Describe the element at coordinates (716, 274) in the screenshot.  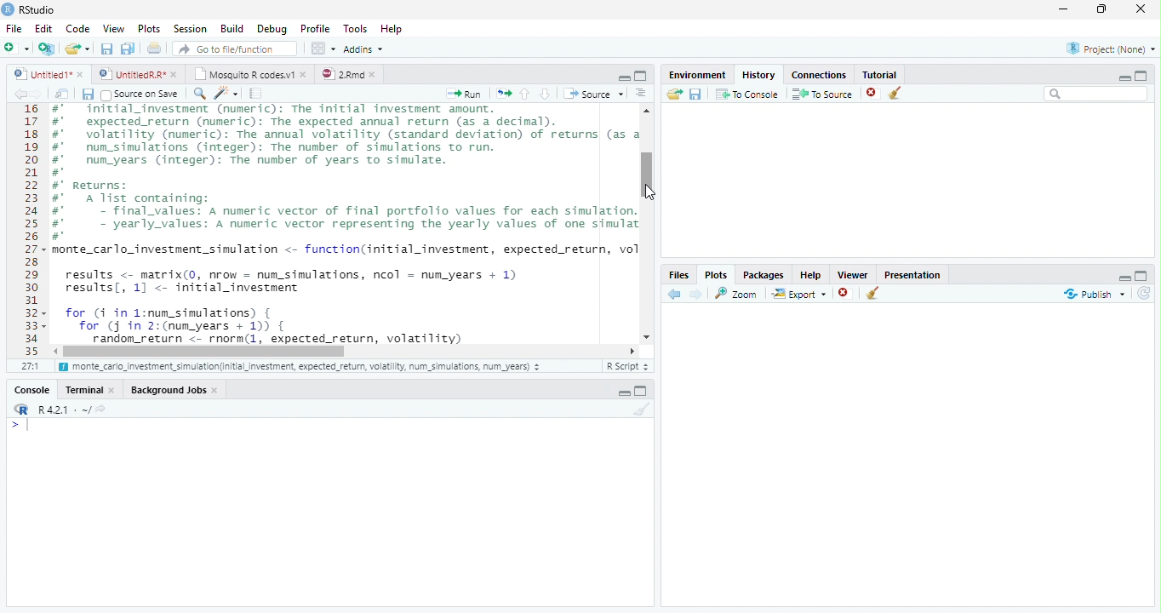
I see `Plots` at that location.